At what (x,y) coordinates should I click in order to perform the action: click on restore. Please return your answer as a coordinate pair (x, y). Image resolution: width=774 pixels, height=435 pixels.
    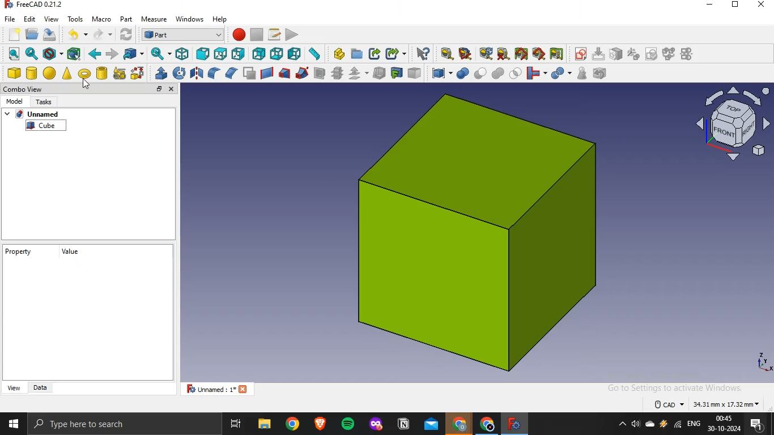
    Looking at the image, I should click on (734, 5).